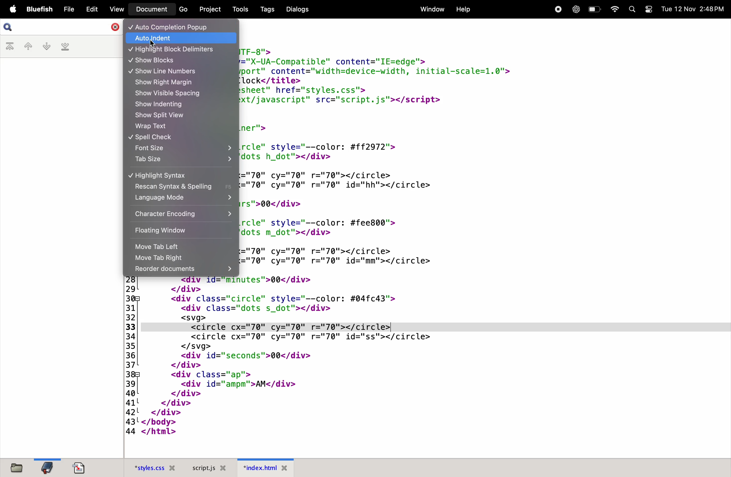  What do you see at coordinates (67, 47) in the screenshot?
I see `last bookmark` at bounding box center [67, 47].